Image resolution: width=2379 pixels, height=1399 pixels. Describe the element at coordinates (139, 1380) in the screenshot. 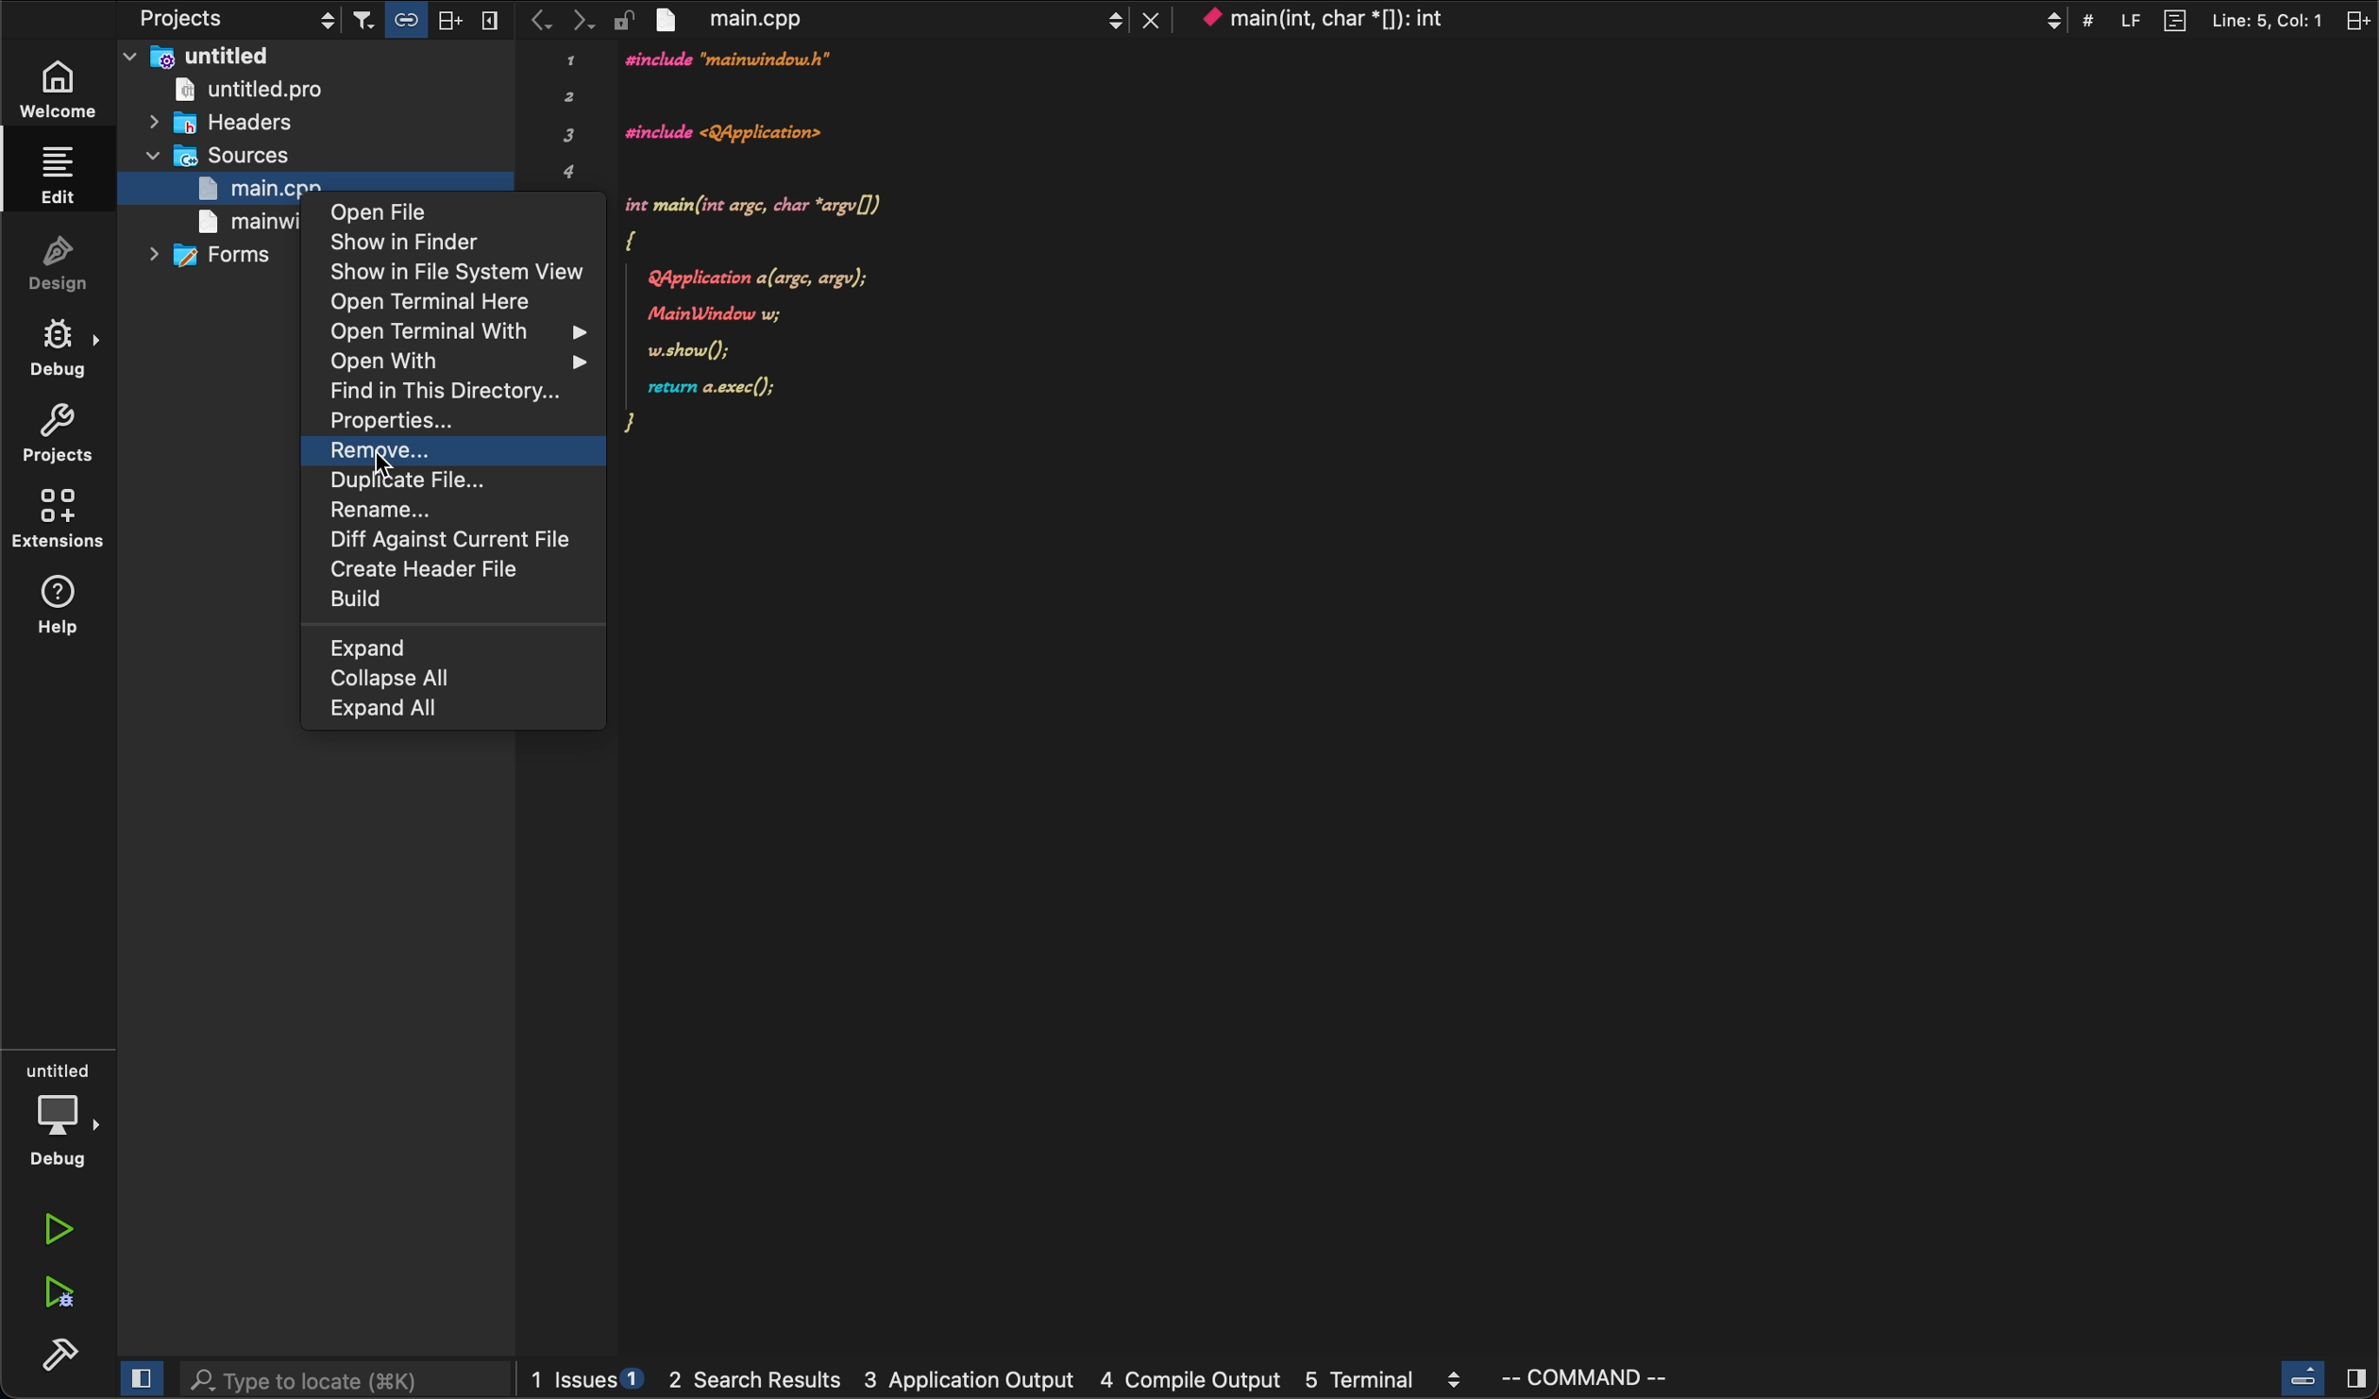

I see `close slide bar` at that location.